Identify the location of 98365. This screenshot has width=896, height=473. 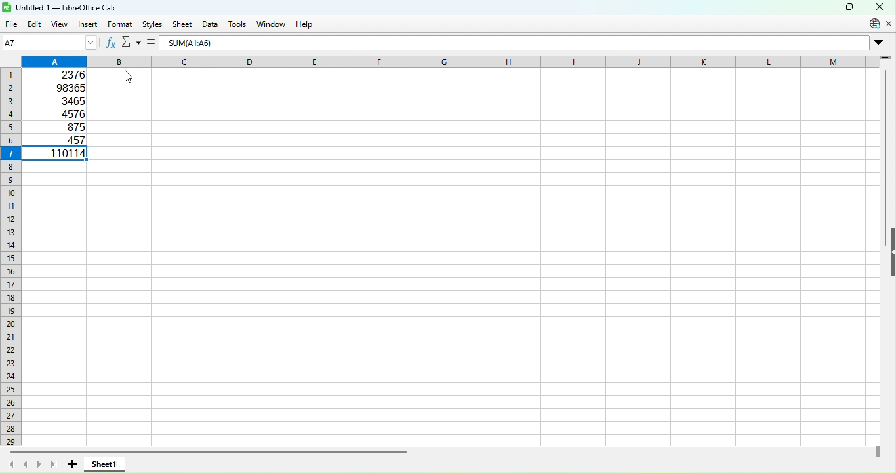
(66, 87).